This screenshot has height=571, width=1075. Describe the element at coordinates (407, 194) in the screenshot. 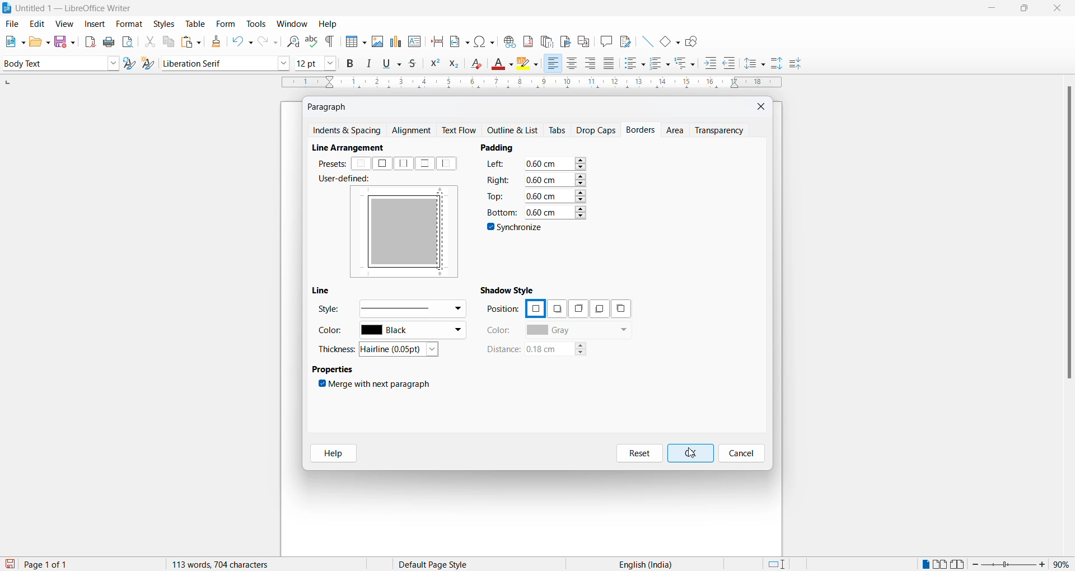

I see `border` at that location.